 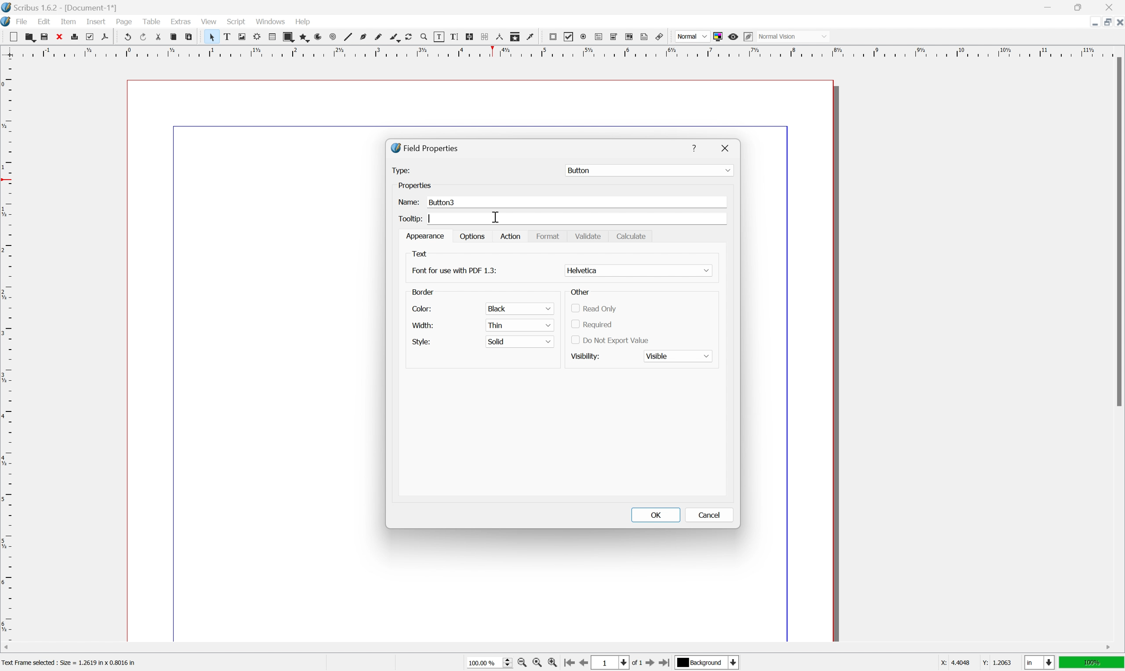 What do you see at coordinates (472, 236) in the screenshot?
I see `options` at bounding box center [472, 236].